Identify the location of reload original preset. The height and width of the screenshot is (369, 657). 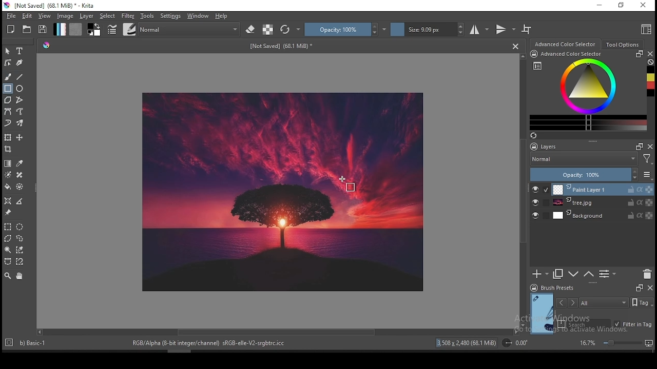
(291, 30).